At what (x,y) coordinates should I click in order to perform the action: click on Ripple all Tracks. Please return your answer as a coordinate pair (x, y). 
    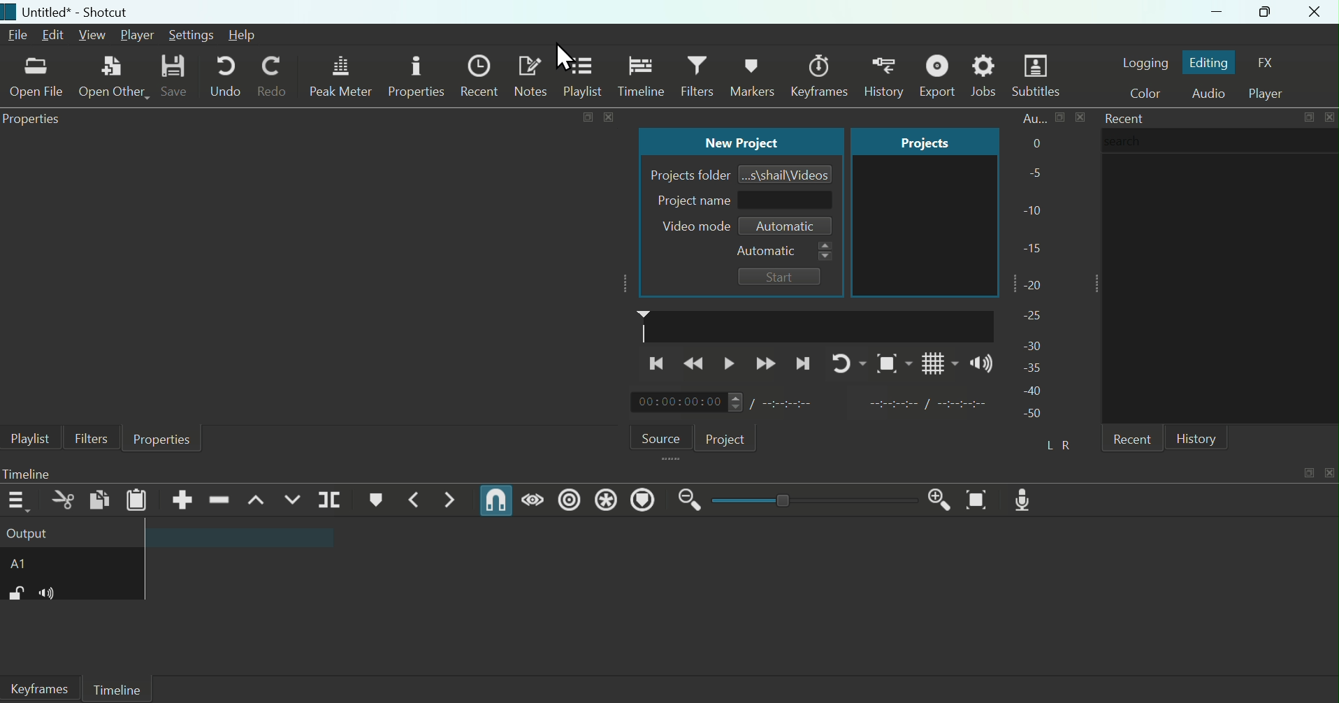
    Looking at the image, I should click on (606, 500).